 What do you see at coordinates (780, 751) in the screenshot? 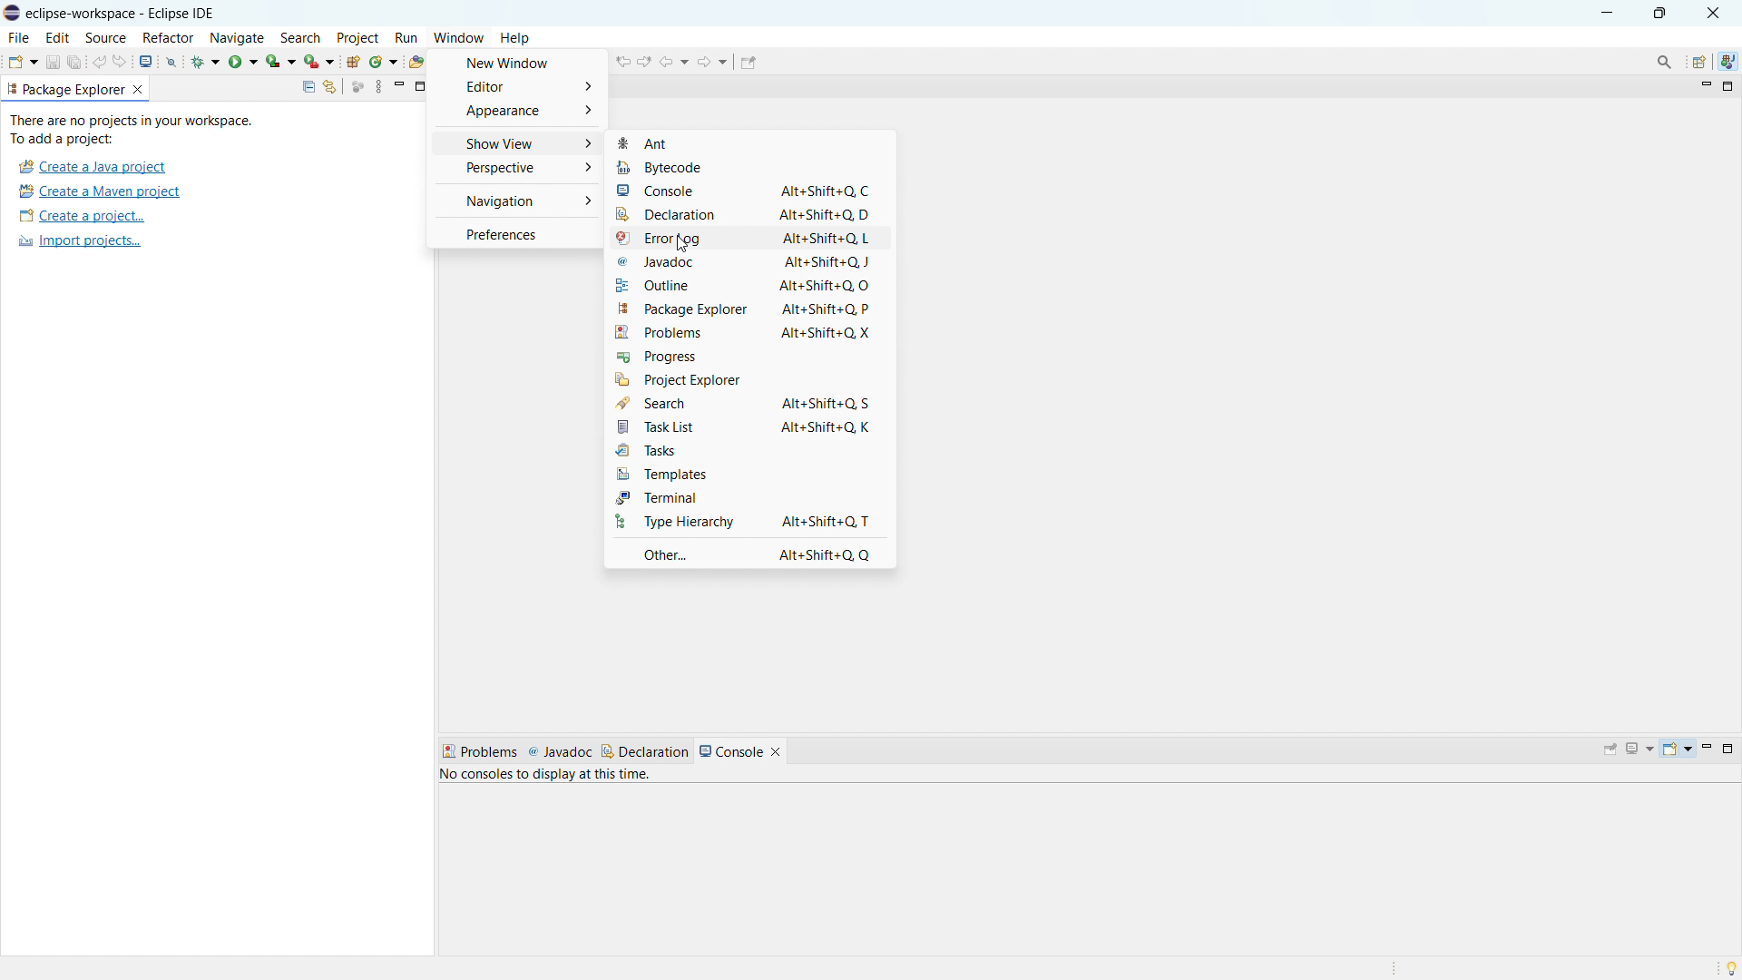
I see `close console` at bounding box center [780, 751].